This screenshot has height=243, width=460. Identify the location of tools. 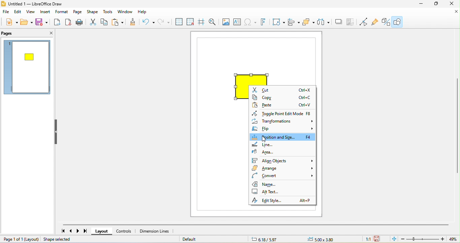
(108, 12).